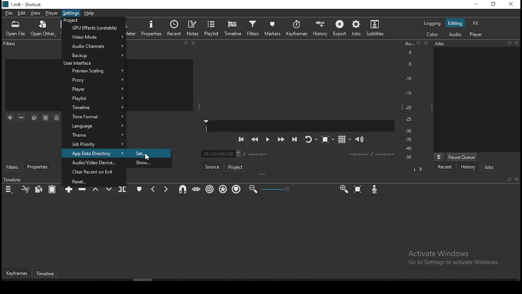  What do you see at coordinates (9, 189) in the screenshot?
I see `timeline menu` at bounding box center [9, 189].